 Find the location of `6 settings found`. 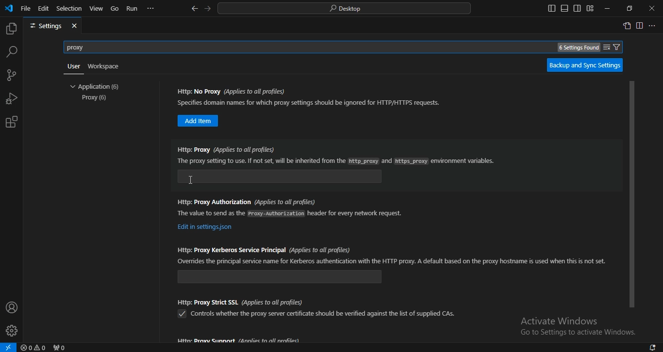

6 settings found is located at coordinates (576, 48).